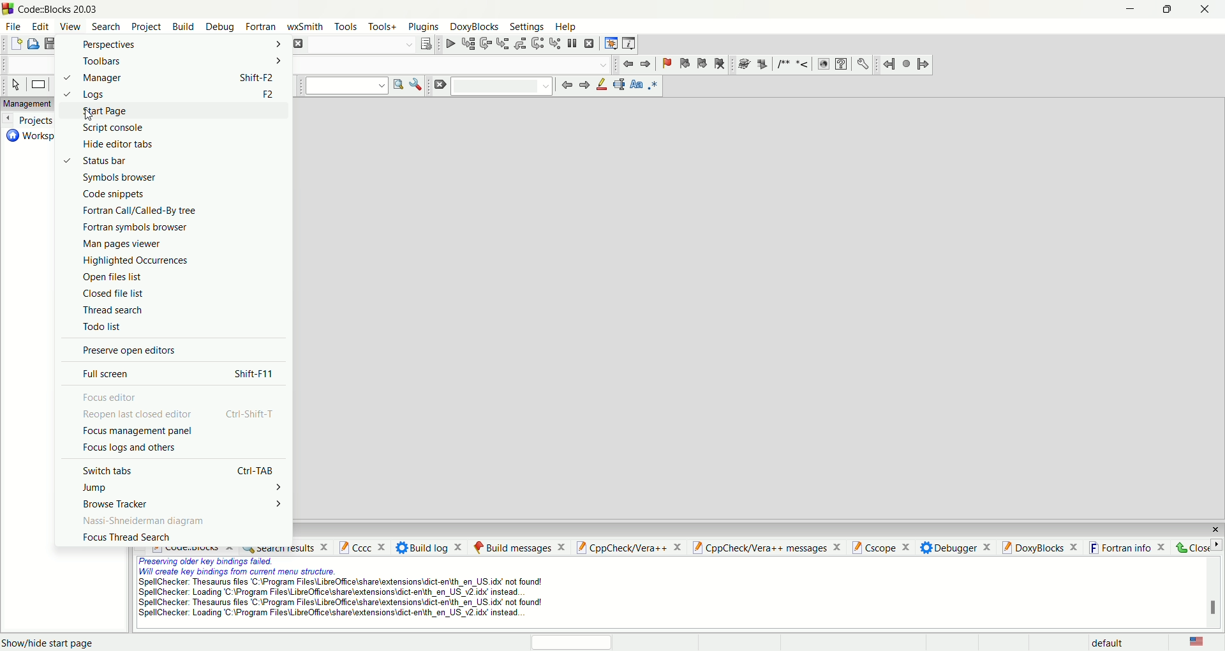 The height and width of the screenshot is (651, 1225). I want to click on Search, so click(360, 45).